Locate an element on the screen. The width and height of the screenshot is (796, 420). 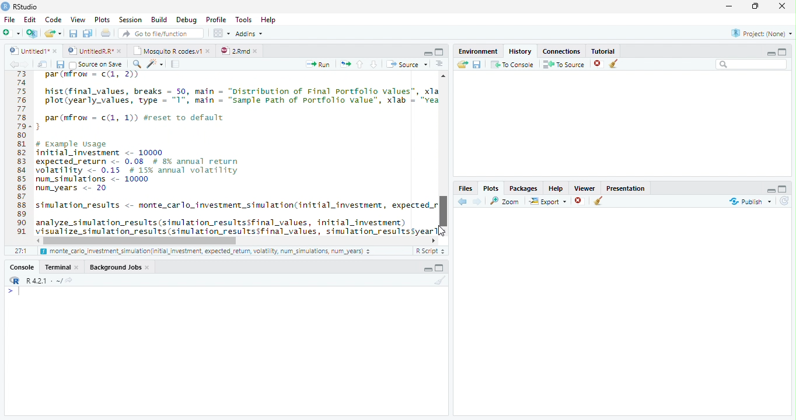
Help is located at coordinates (556, 188).